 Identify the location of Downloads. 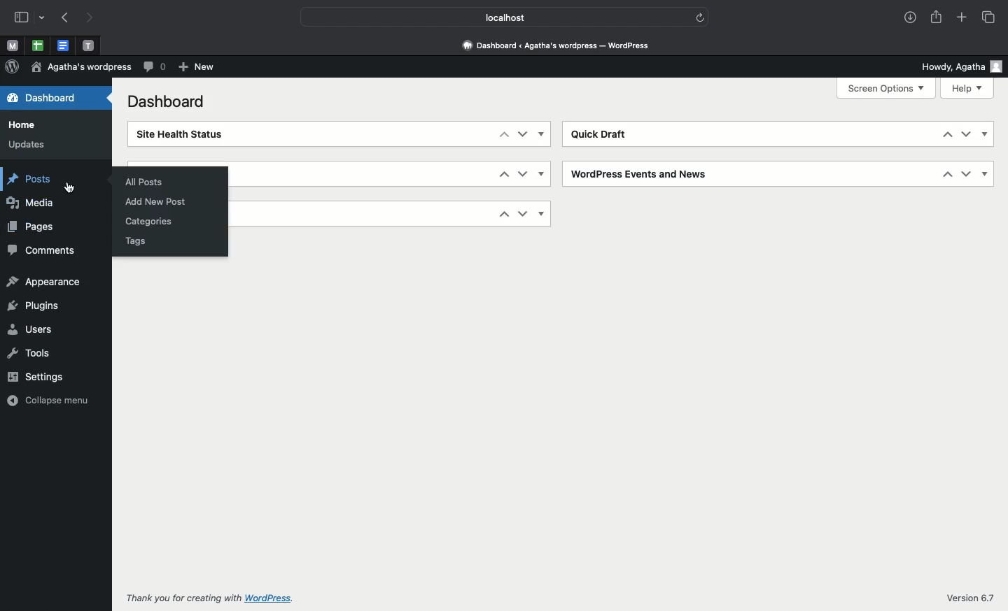
(908, 16).